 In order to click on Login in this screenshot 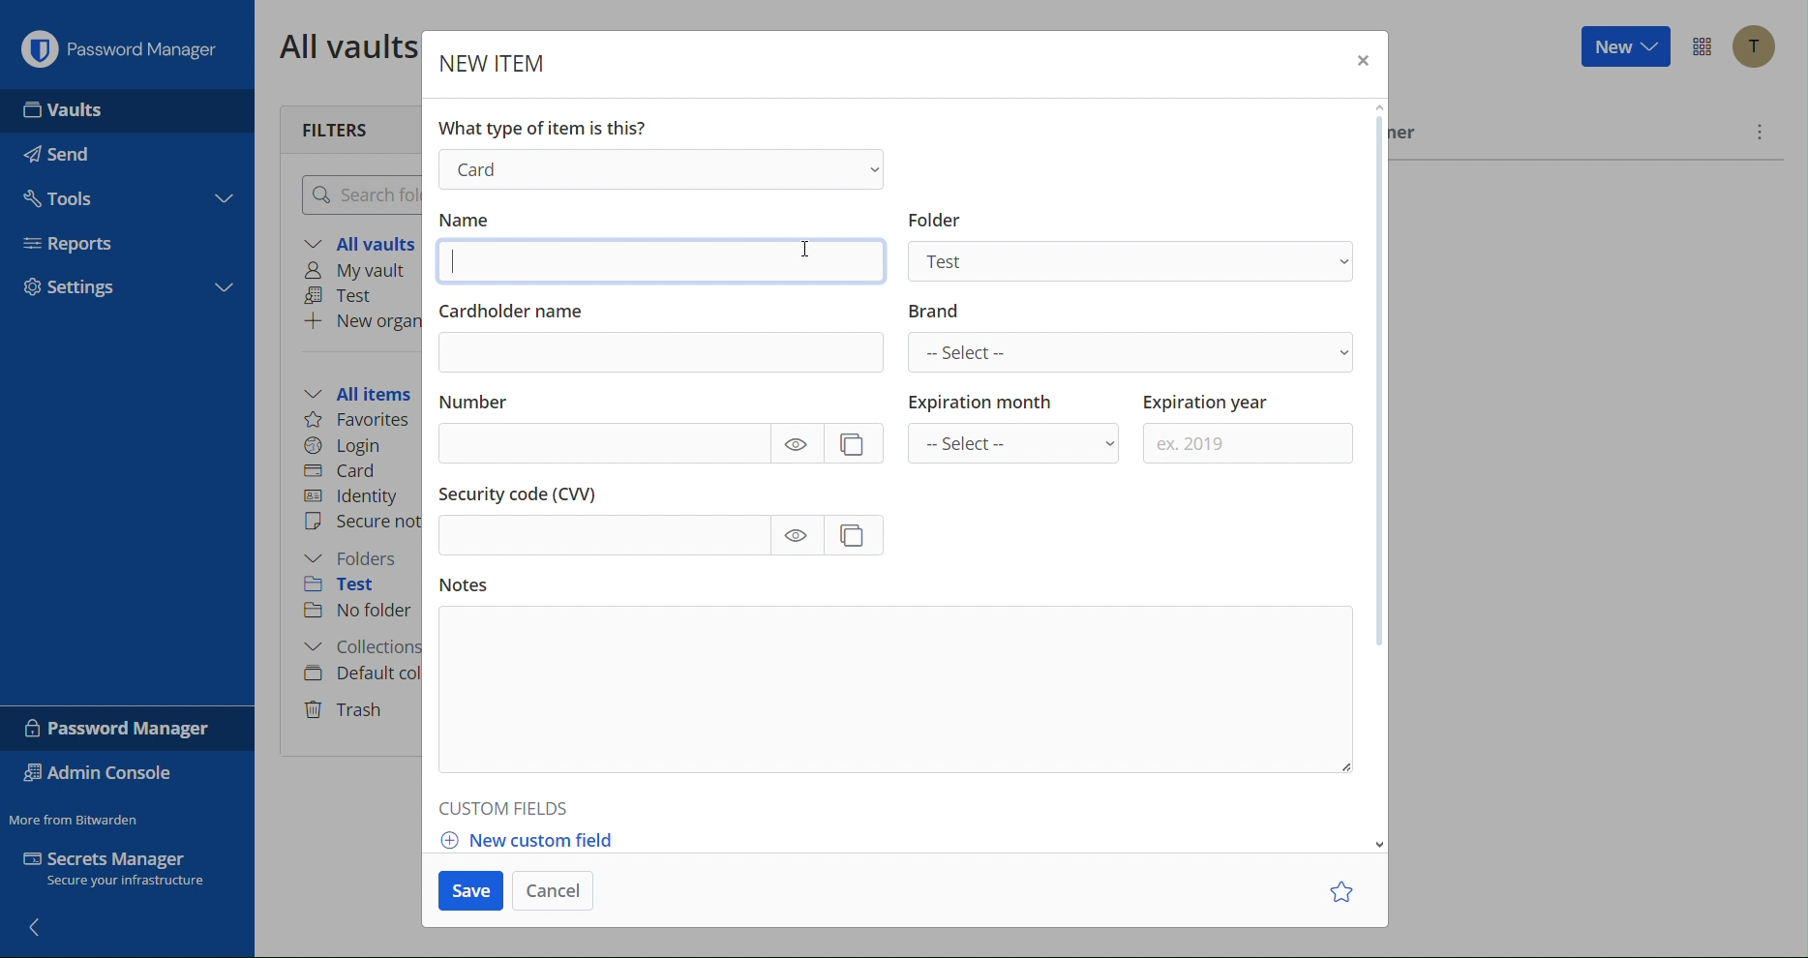, I will do `click(663, 170)`.